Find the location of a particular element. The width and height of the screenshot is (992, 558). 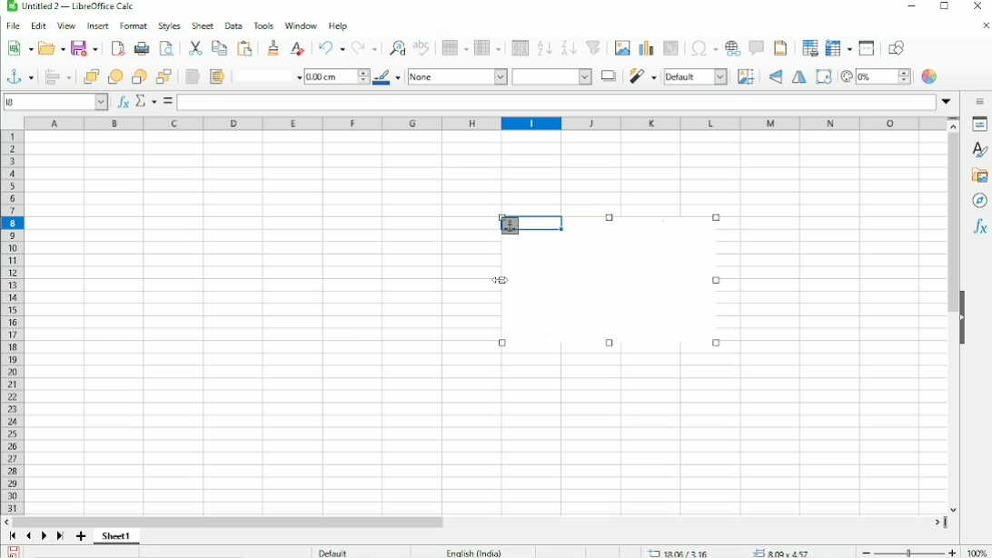

Column headings is located at coordinates (486, 124).